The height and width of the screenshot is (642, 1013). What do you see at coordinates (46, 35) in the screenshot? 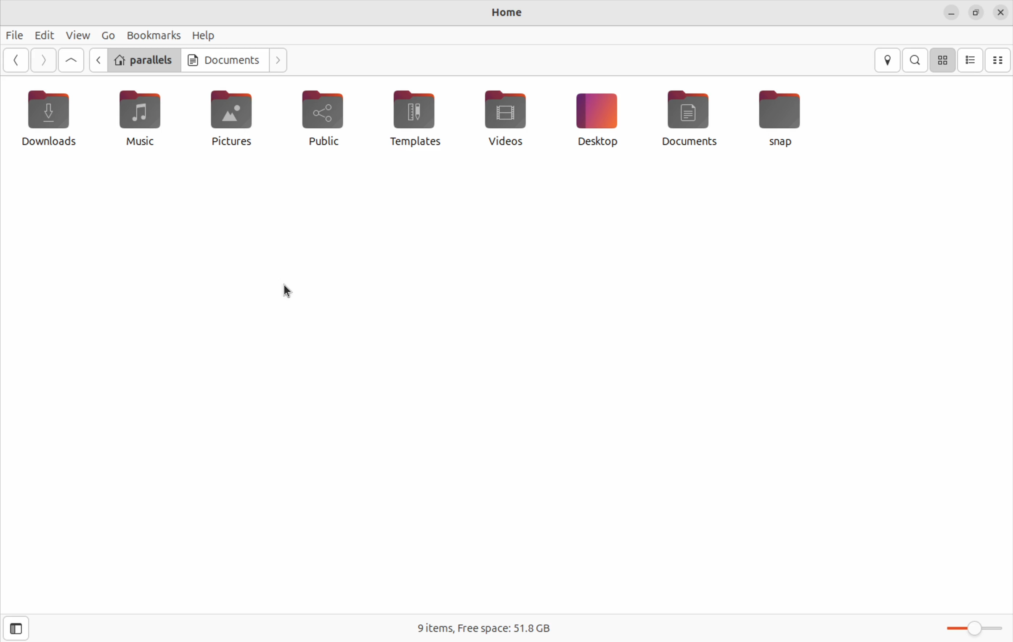
I see `edit` at bounding box center [46, 35].